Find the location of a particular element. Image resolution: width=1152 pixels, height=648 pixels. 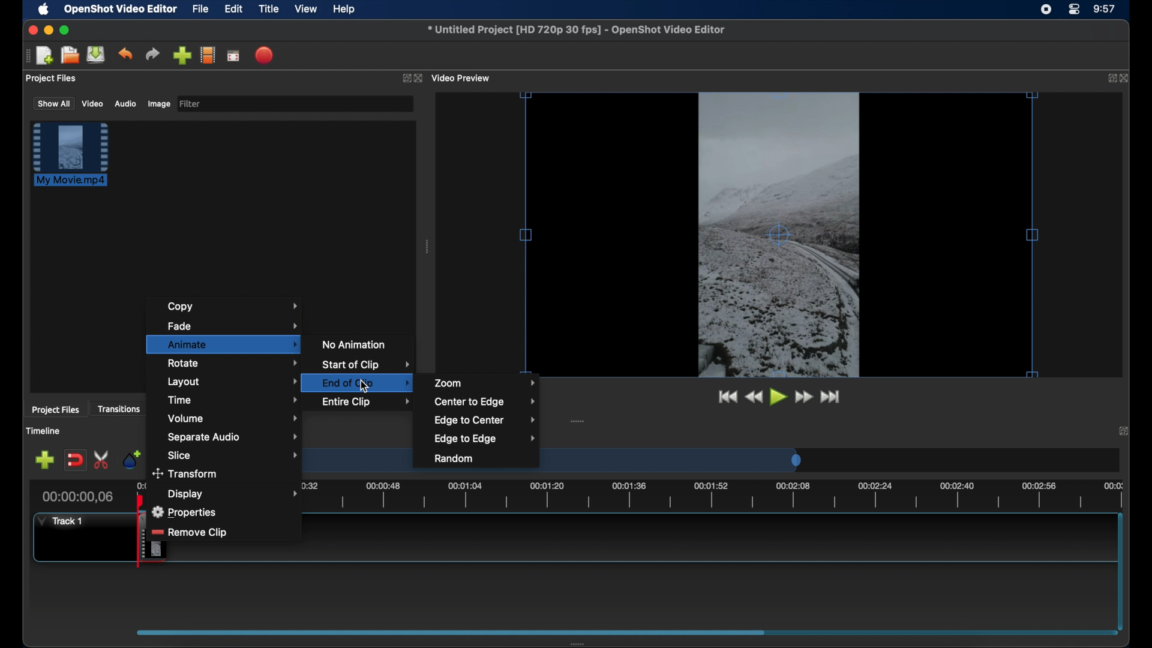

track 1 is located at coordinates (63, 521).